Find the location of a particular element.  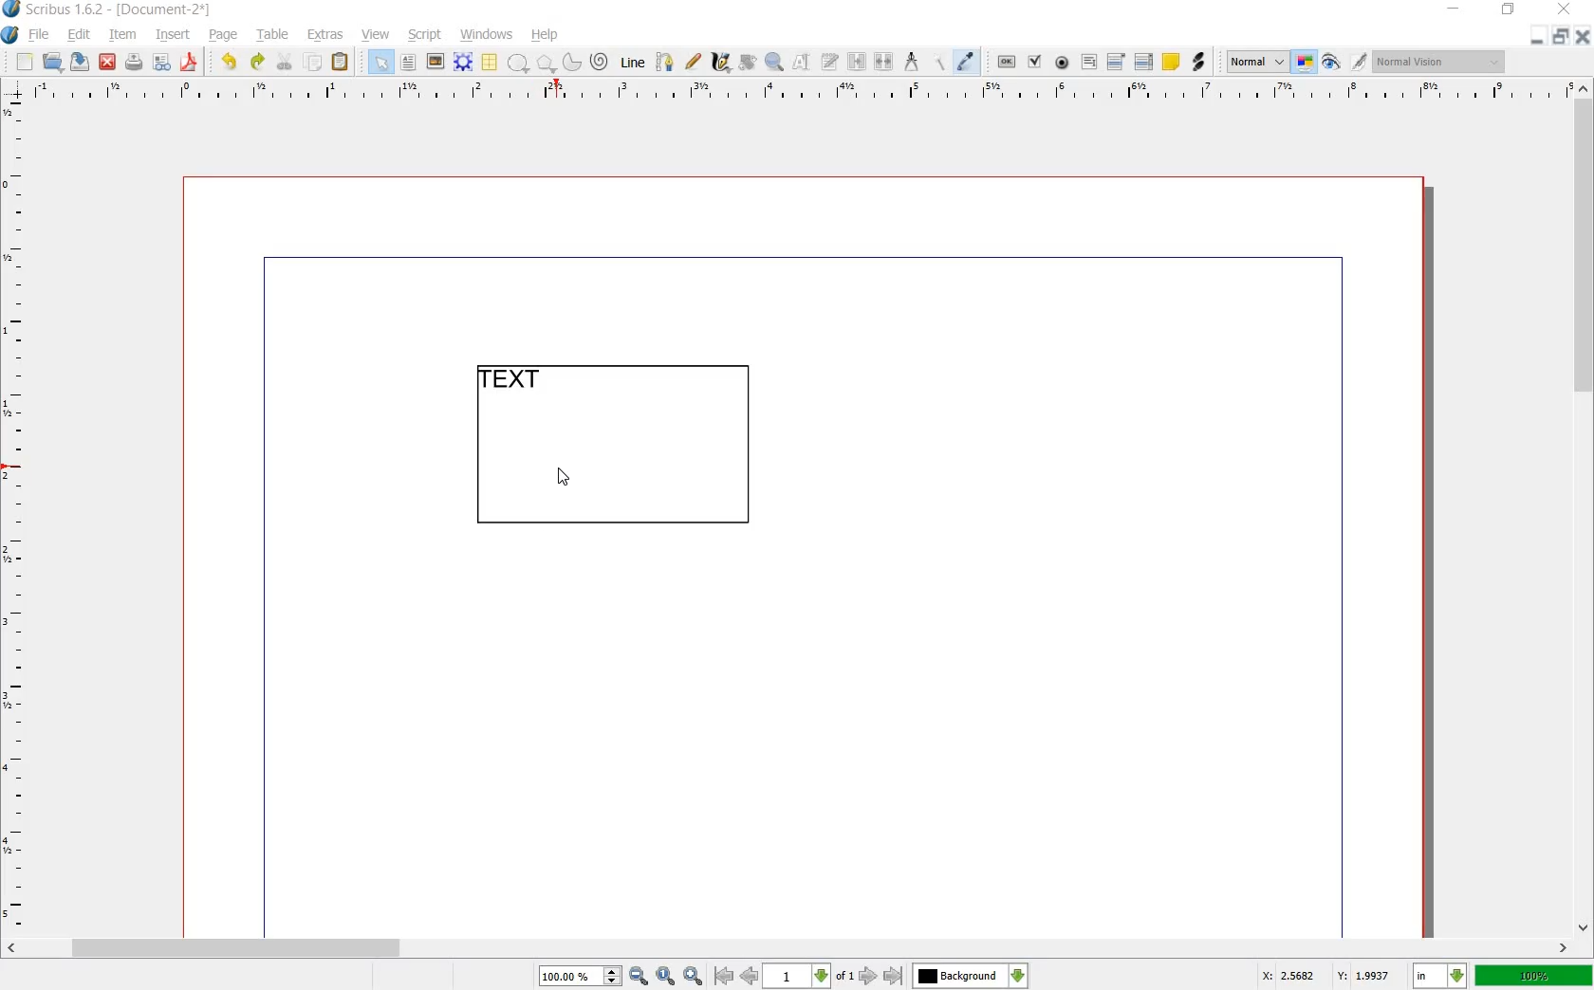

system logo is located at coordinates (9, 35).